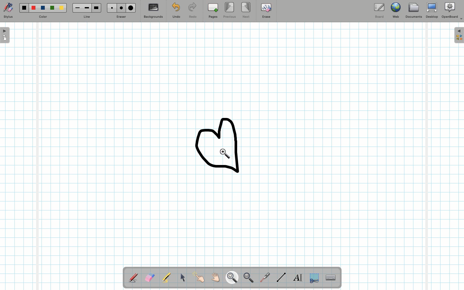 The height and width of the screenshot is (290, 464). What do you see at coordinates (166, 278) in the screenshot?
I see `Highlighter` at bounding box center [166, 278].